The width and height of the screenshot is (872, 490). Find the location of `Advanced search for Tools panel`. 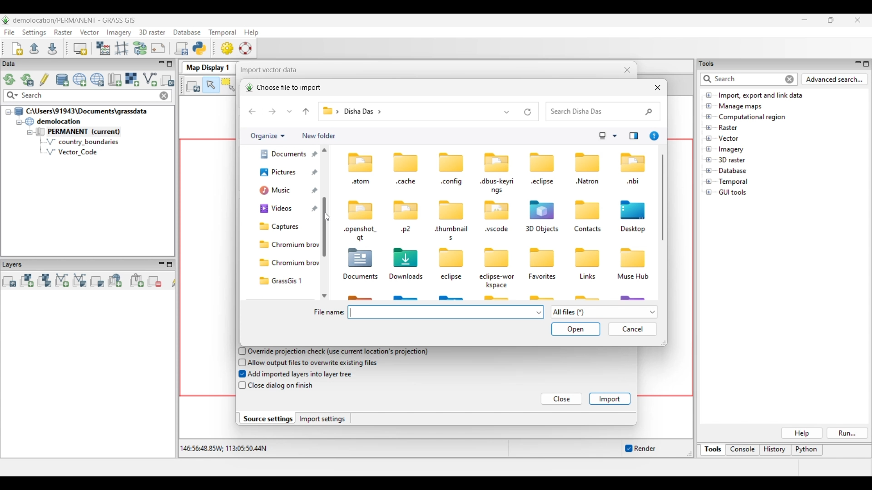

Advanced search for Tools panel is located at coordinates (835, 79).